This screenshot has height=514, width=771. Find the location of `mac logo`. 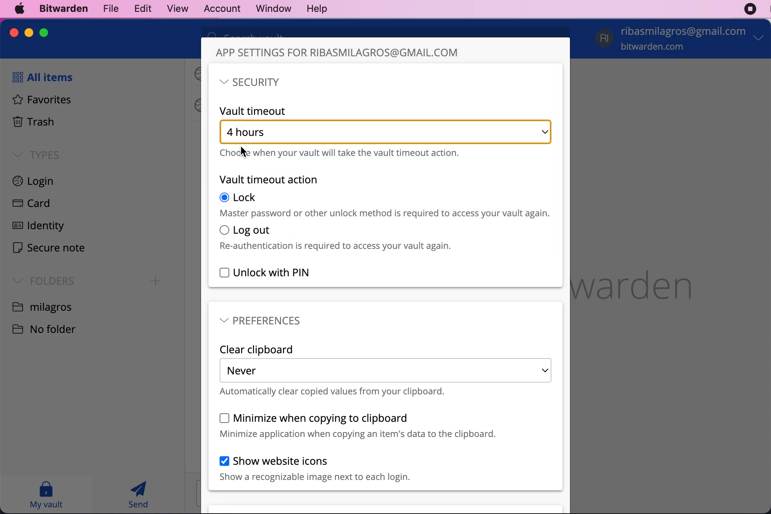

mac logo is located at coordinates (20, 9).